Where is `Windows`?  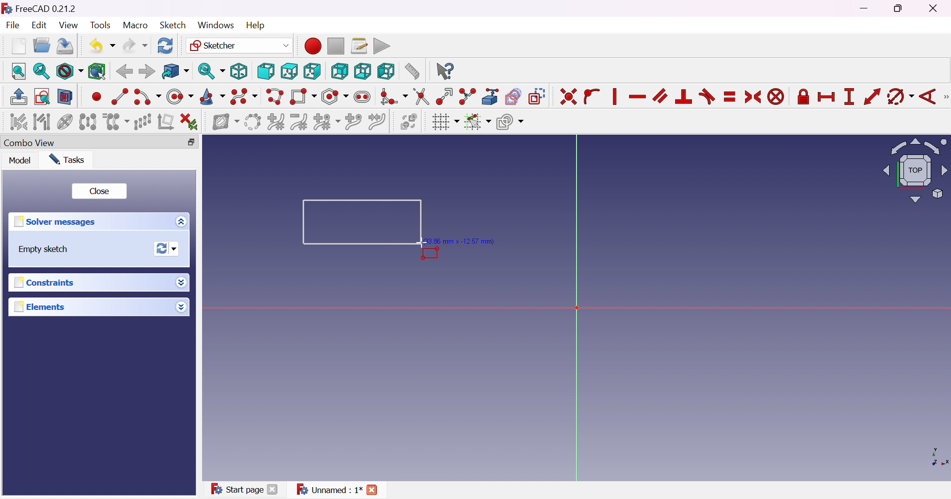 Windows is located at coordinates (216, 25).